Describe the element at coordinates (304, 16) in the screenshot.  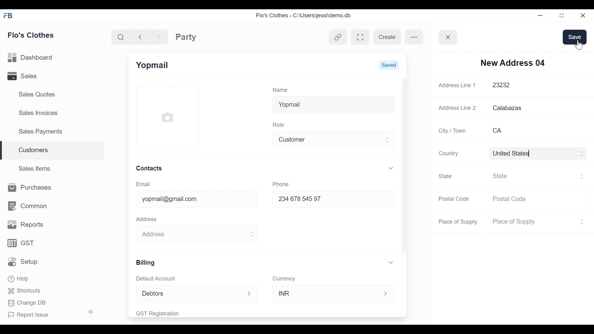
I see `Flo's Clothes - C:\Users\jessi\demo.db` at that location.